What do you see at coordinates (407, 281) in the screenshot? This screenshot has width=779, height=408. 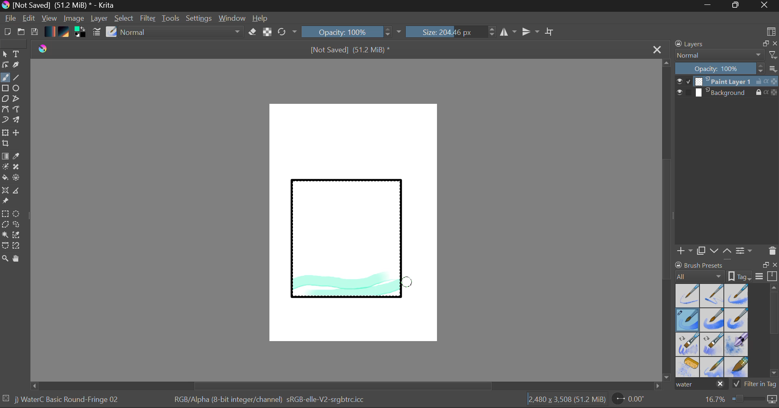 I see `MOUSE_UP Cursor Storke 2` at bounding box center [407, 281].